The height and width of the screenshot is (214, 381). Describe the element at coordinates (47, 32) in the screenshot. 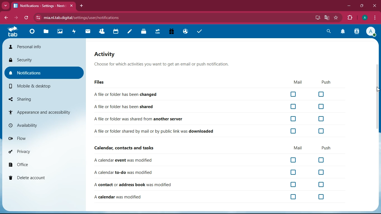

I see `files` at that location.